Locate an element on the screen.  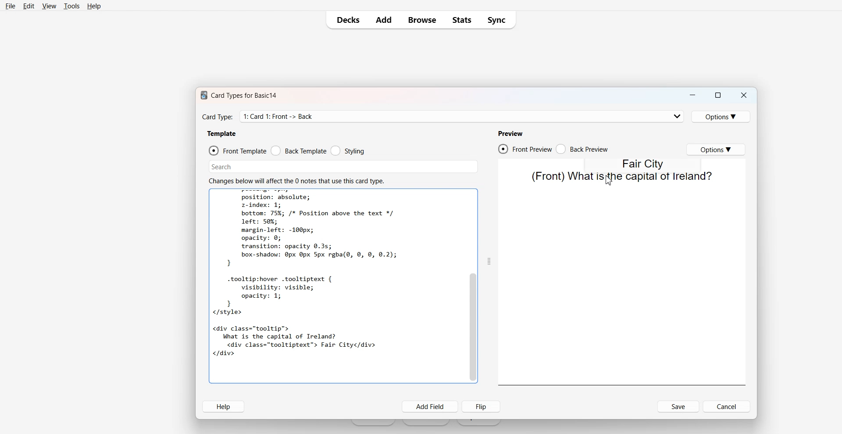
Help is located at coordinates (94, 6).